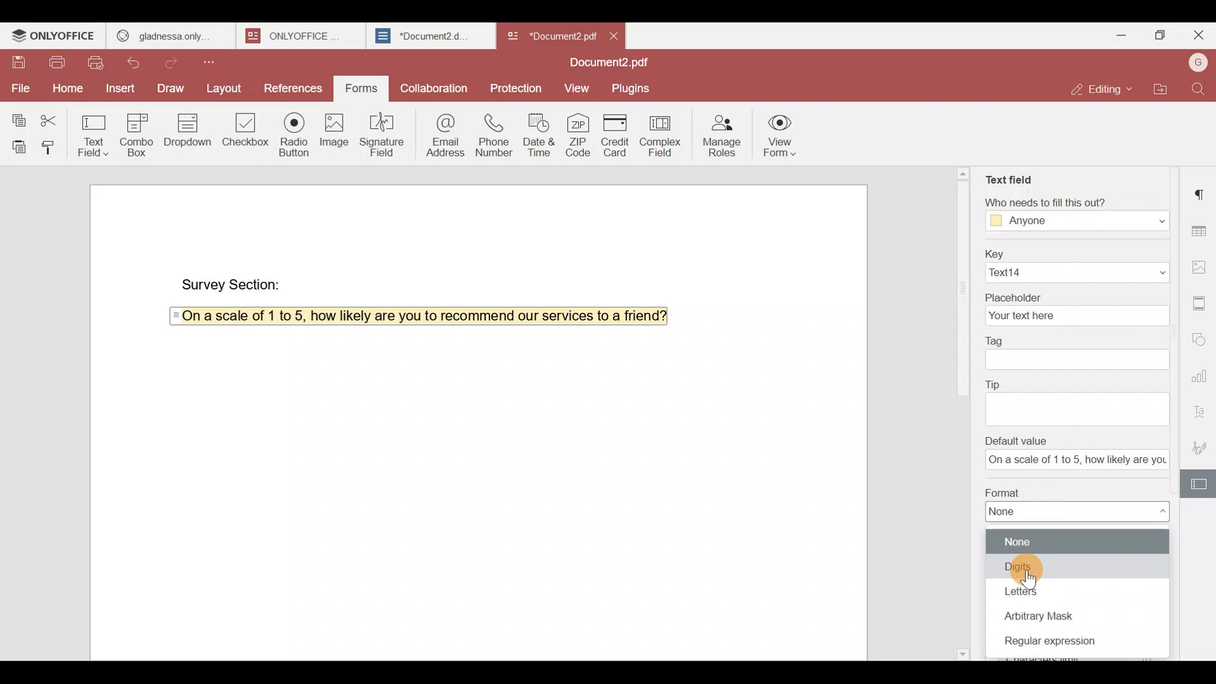 The image size is (1216, 684). I want to click on scroll bar, so click(959, 282).